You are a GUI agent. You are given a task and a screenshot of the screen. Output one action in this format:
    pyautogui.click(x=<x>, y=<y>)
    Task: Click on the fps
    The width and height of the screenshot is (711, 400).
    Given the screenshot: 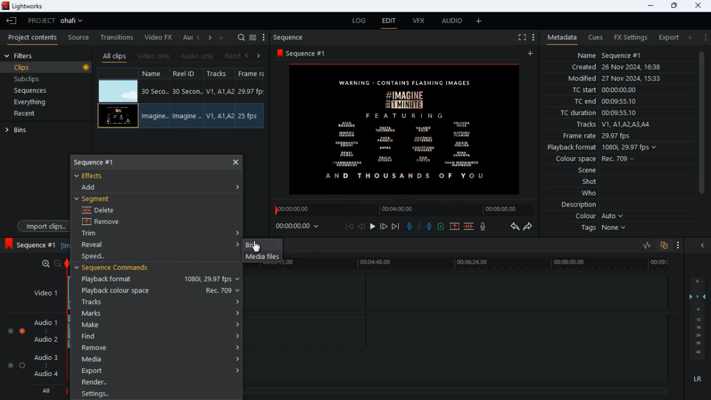 What is the action you would take?
    pyautogui.click(x=252, y=74)
    